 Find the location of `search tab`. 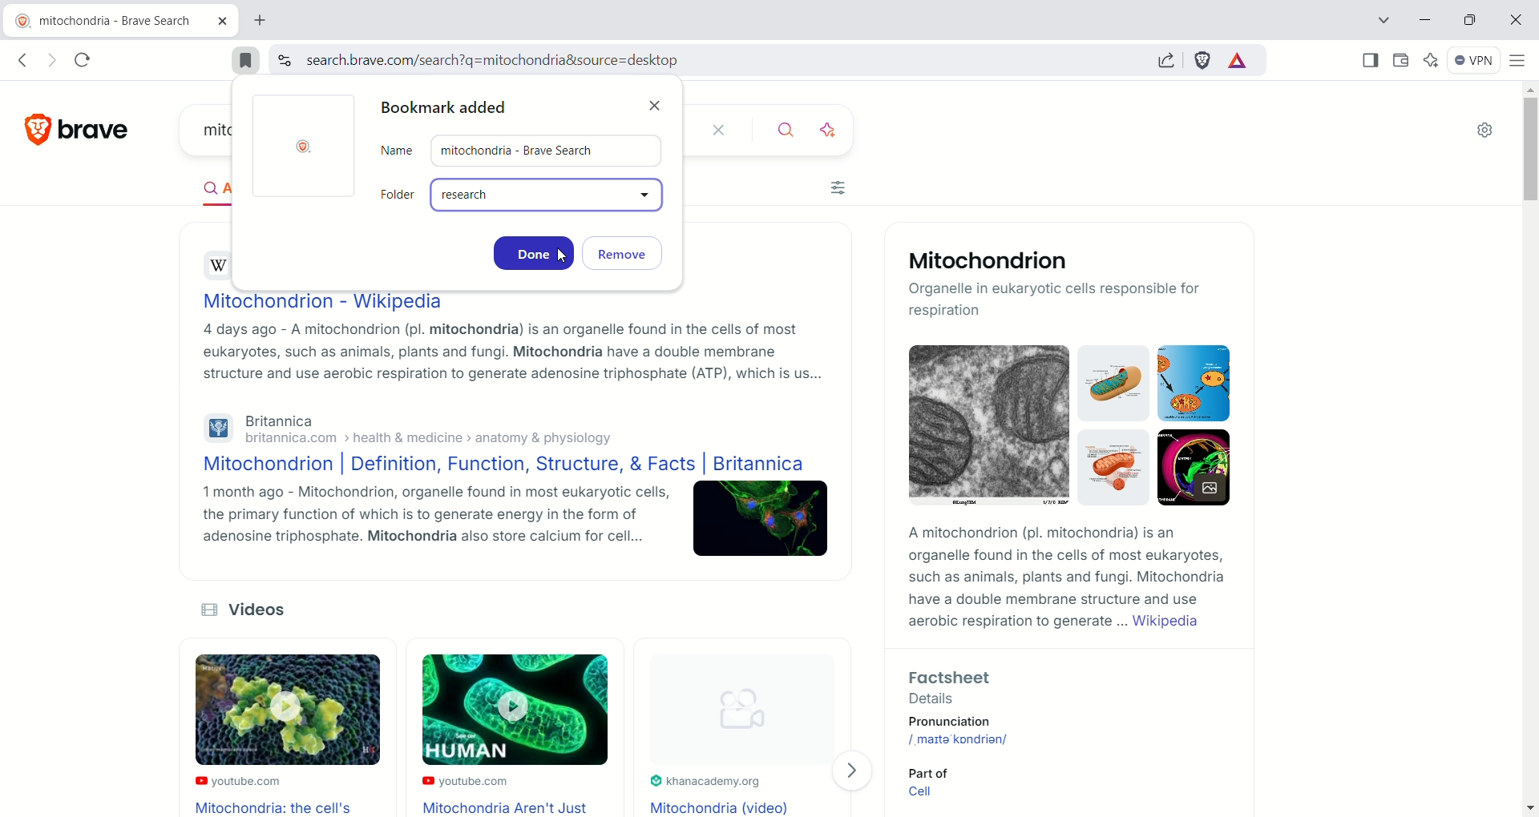

search tab is located at coordinates (1377, 22).